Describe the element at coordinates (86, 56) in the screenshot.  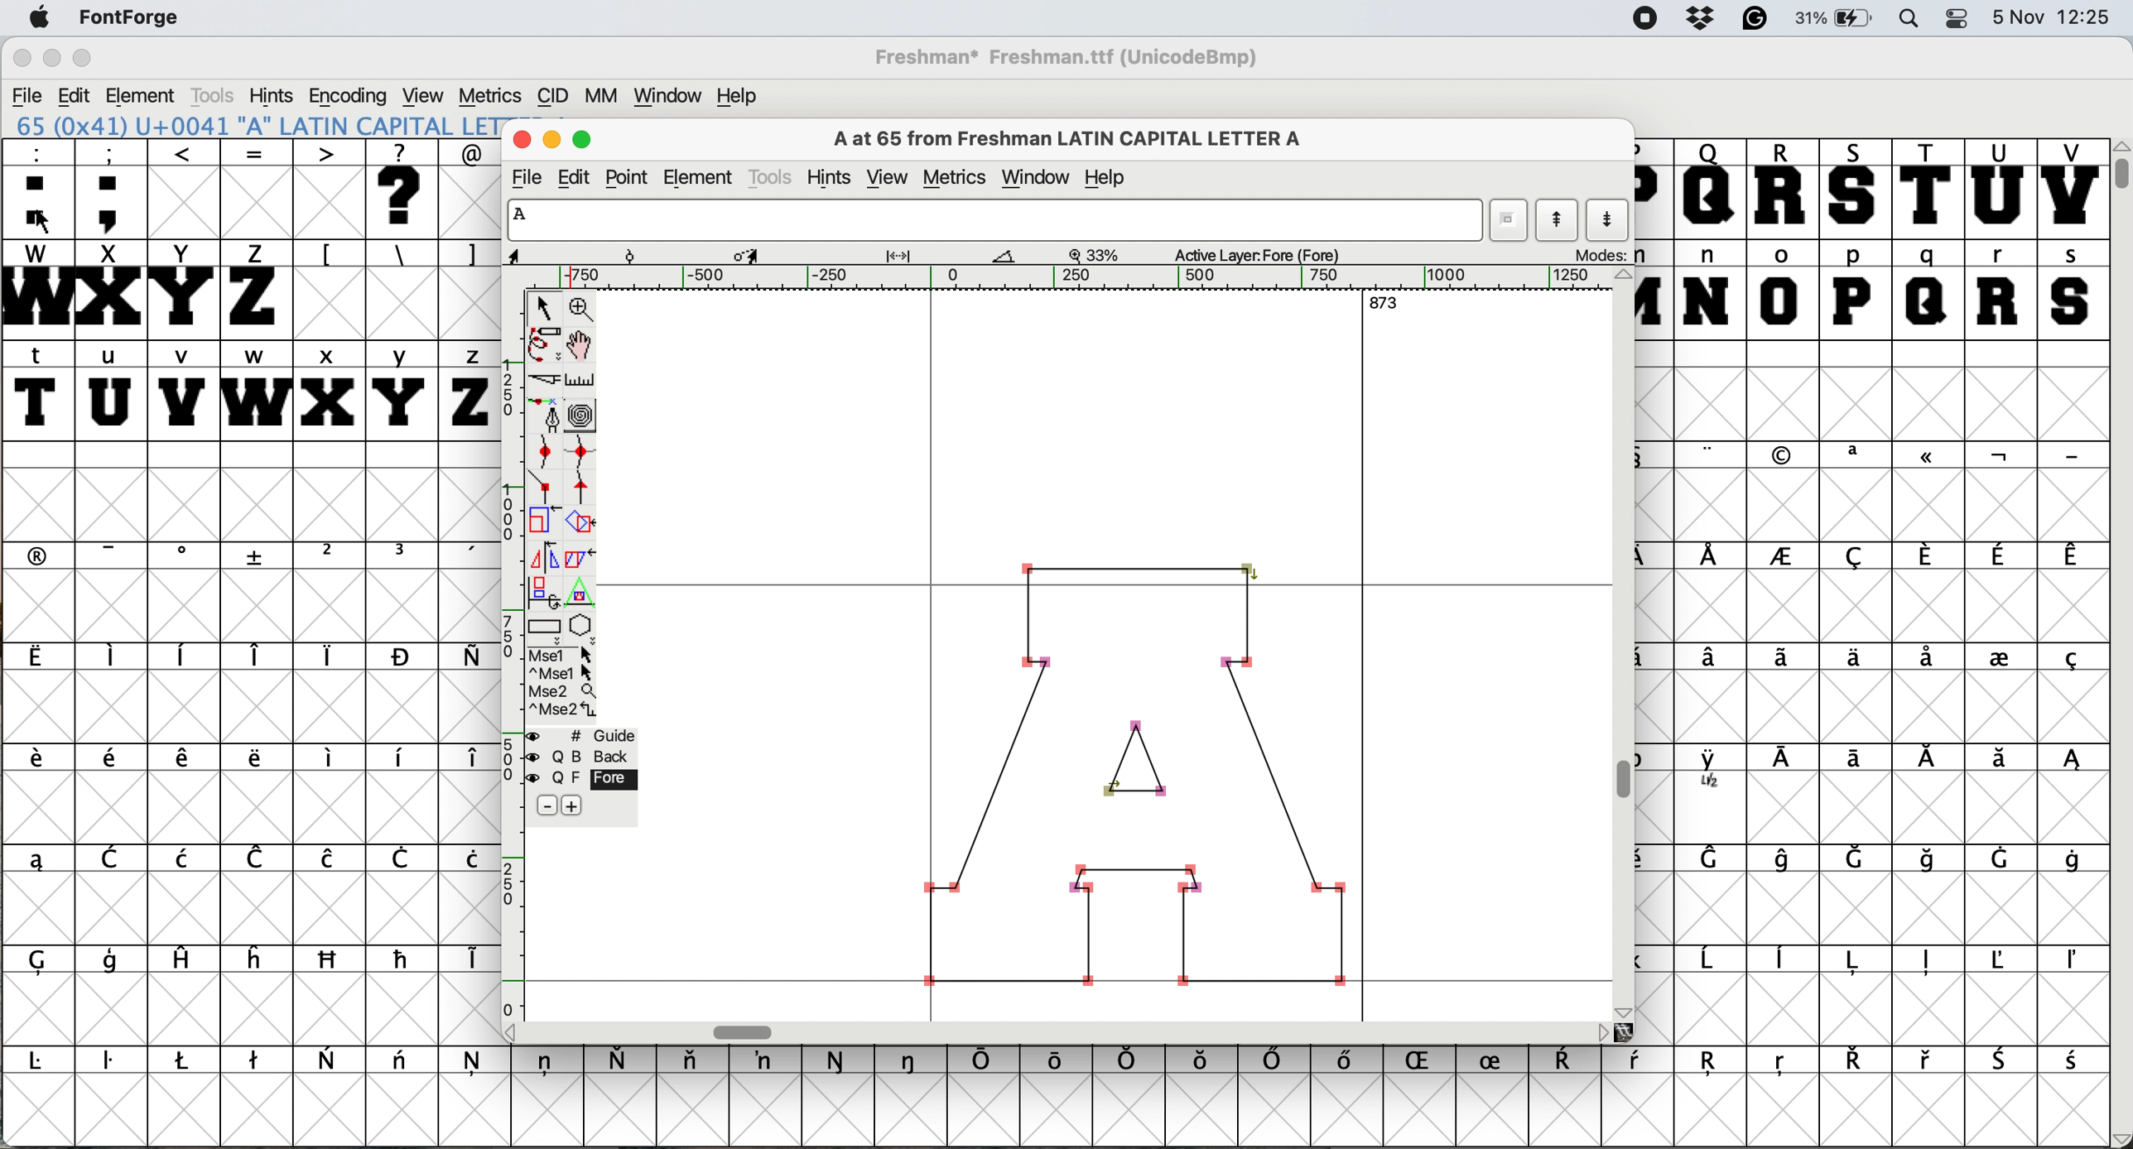
I see `maximise` at that location.